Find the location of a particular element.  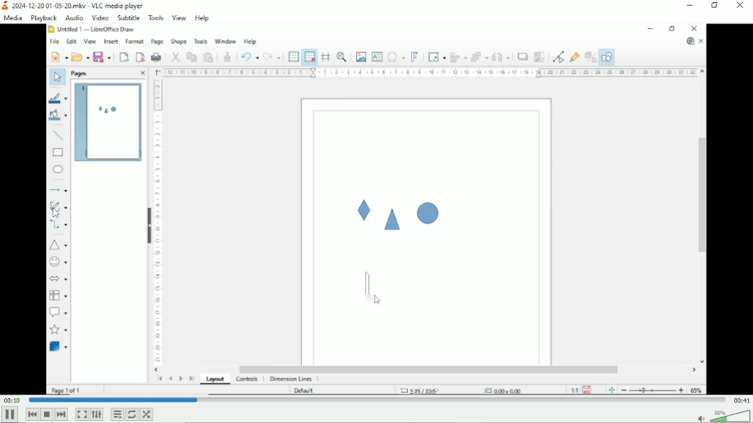

Show extended settings is located at coordinates (97, 414).